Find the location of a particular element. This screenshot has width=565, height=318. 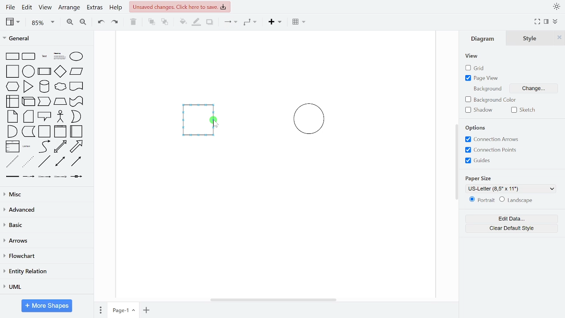

edit is located at coordinates (26, 8).